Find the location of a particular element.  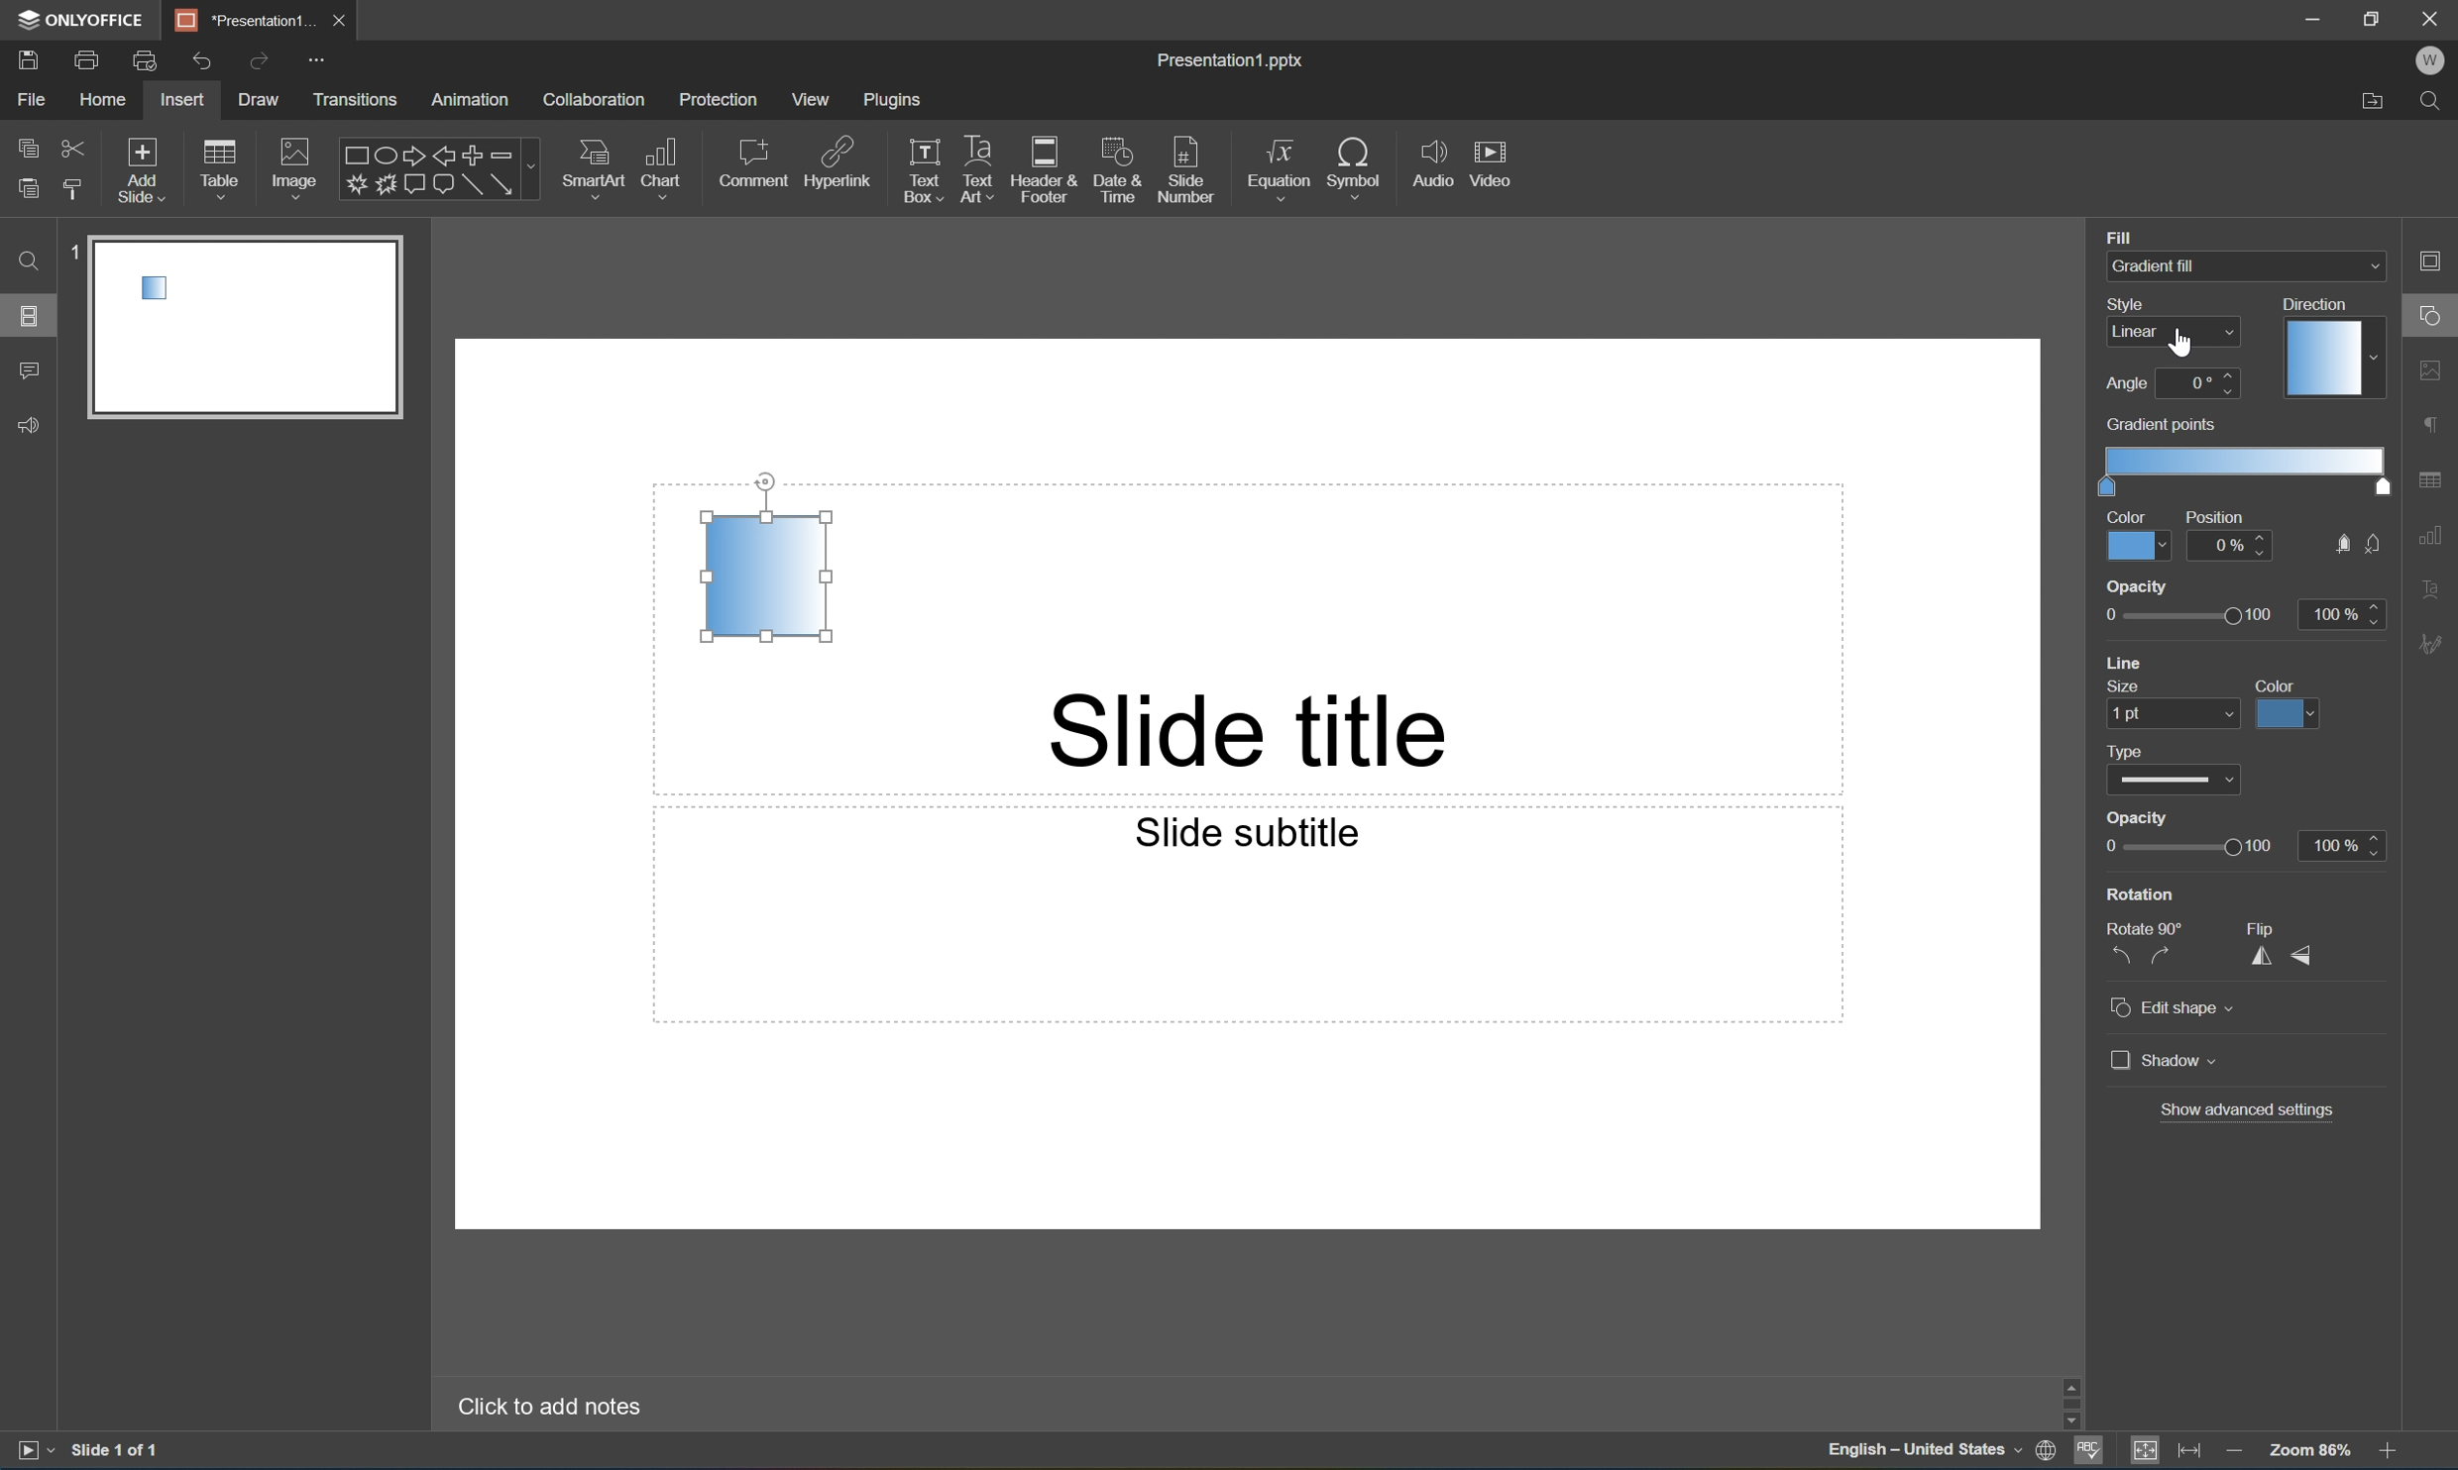

Paste is located at coordinates (28, 189).